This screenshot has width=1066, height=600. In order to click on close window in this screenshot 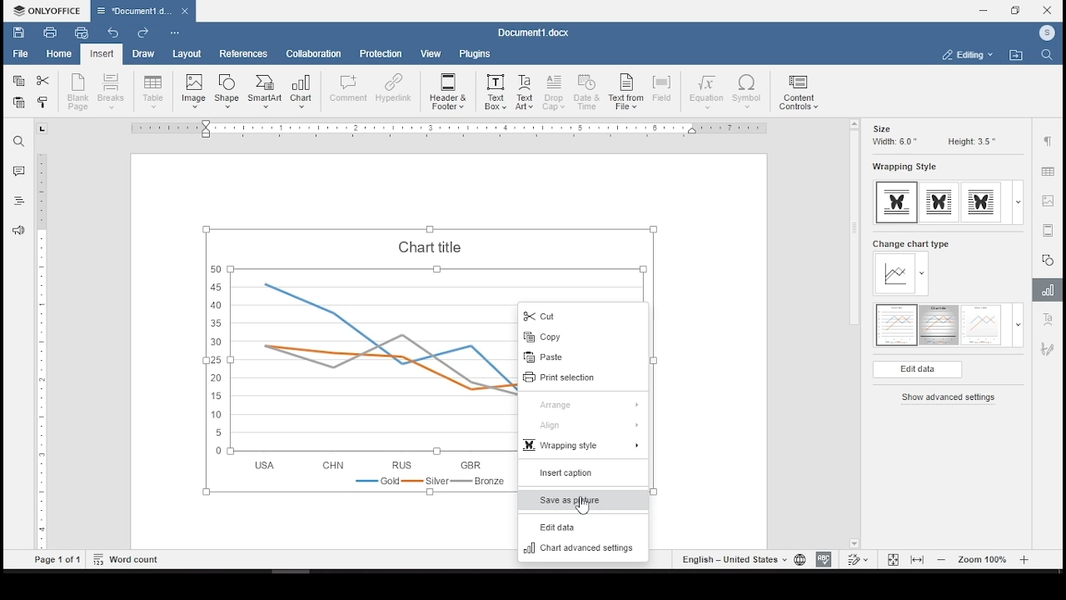, I will do `click(1048, 9)`.